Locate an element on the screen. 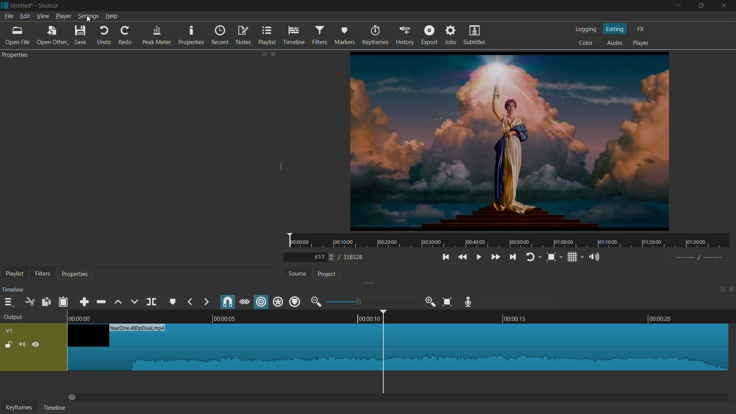  zoom in is located at coordinates (430, 302).